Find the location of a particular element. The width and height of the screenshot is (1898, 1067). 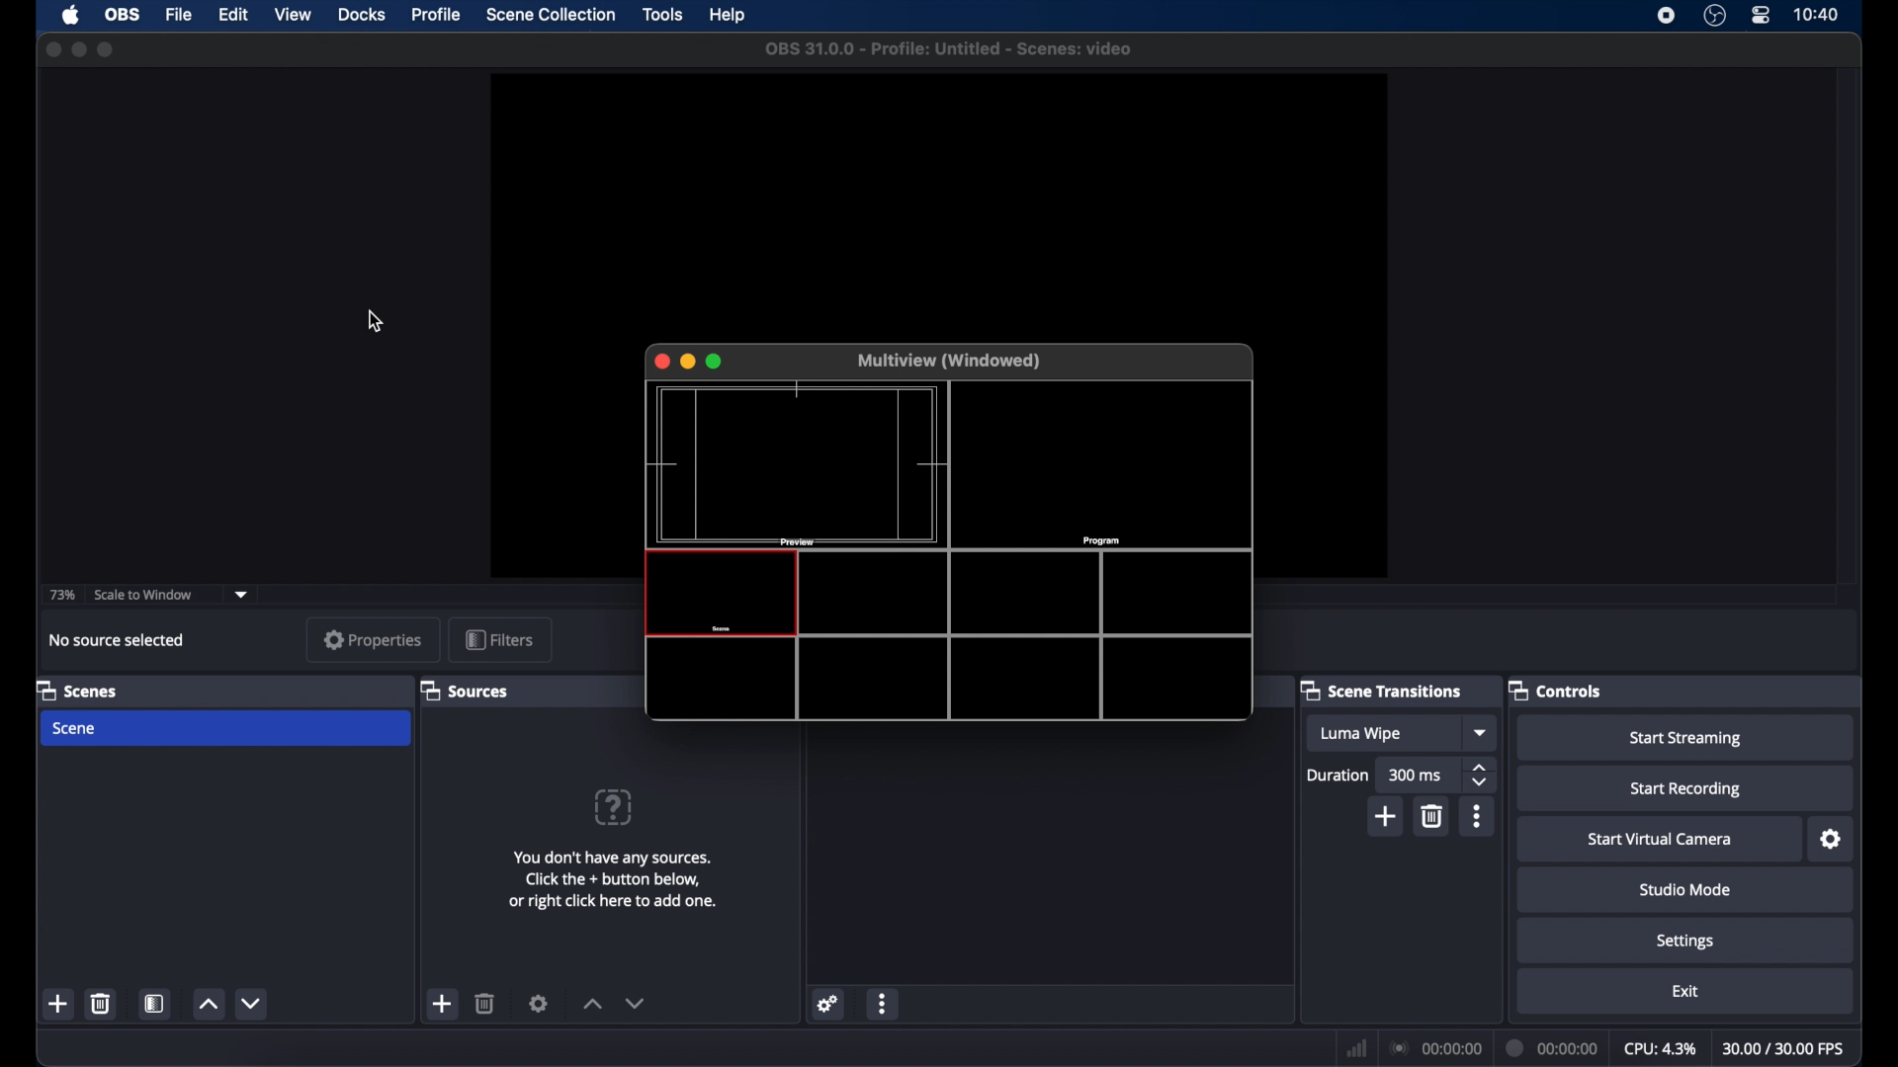

scene collection is located at coordinates (550, 15).